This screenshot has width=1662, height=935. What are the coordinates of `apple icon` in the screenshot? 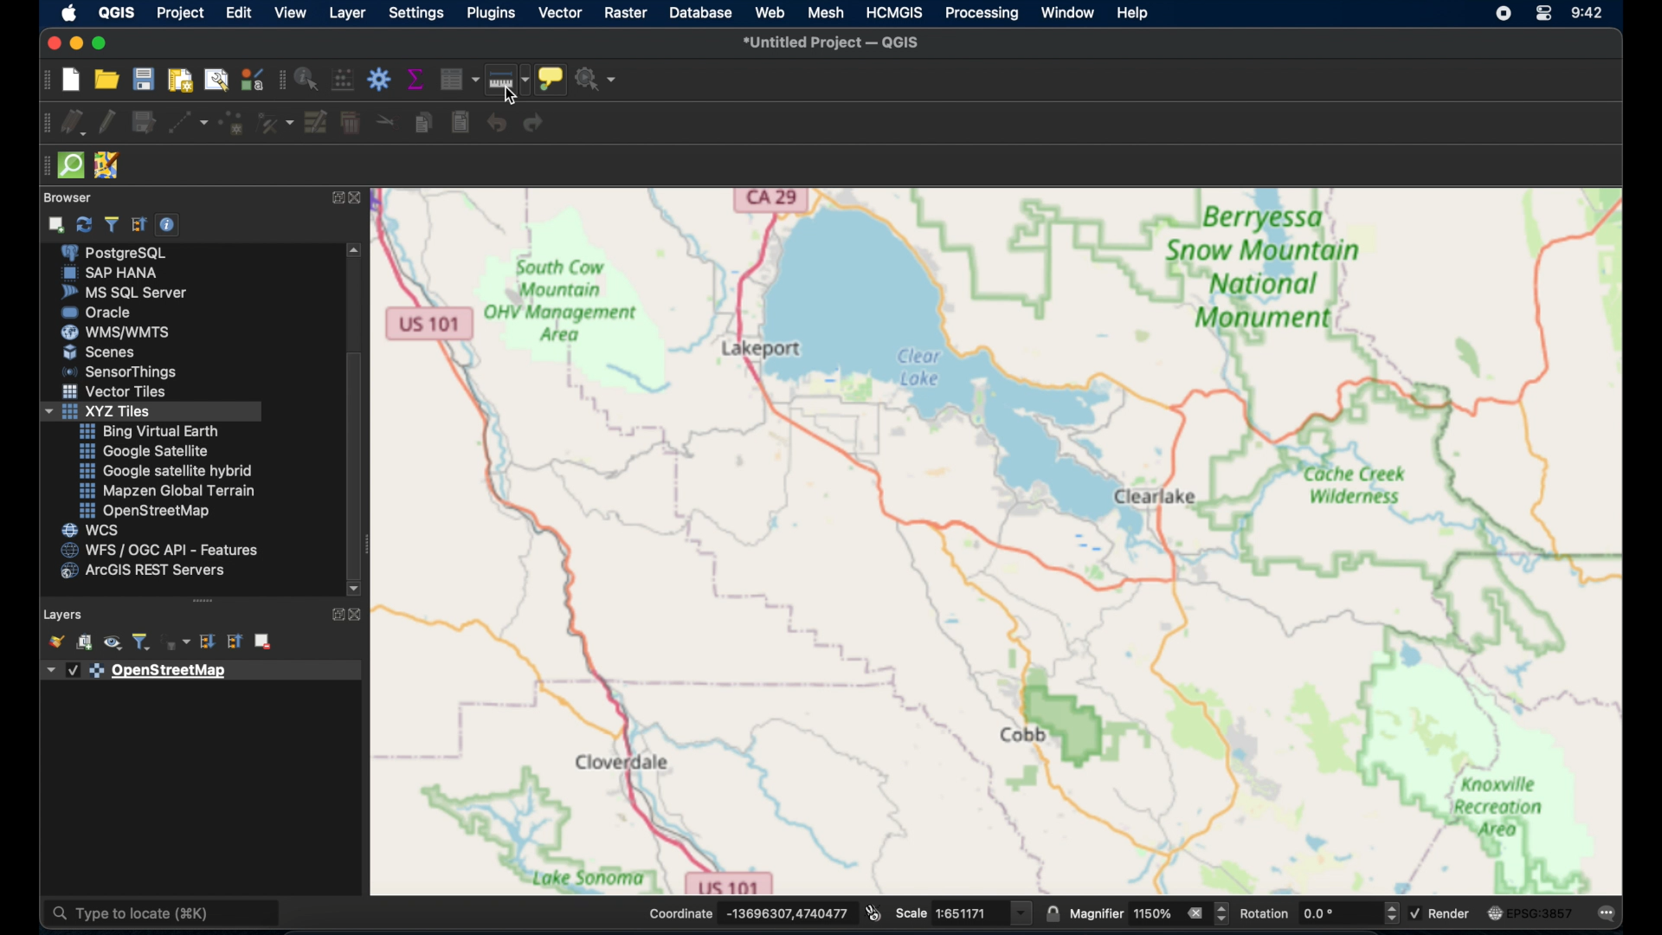 It's located at (70, 13).